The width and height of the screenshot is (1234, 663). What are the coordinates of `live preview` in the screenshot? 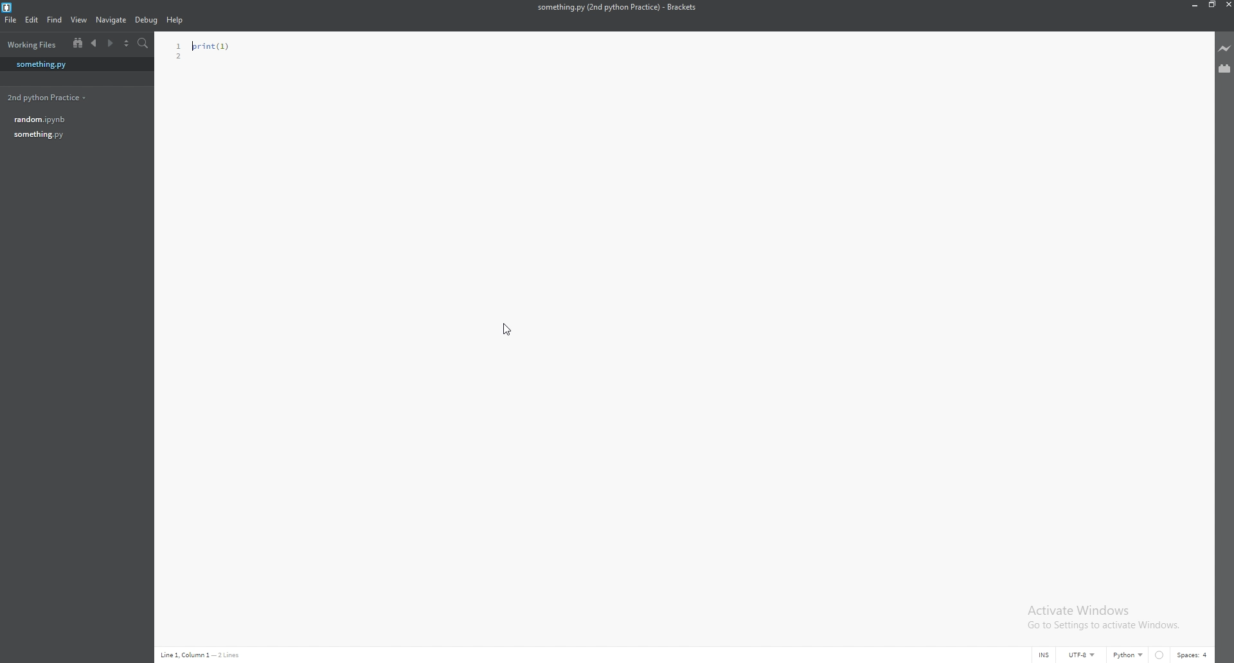 It's located at (1223, 48).